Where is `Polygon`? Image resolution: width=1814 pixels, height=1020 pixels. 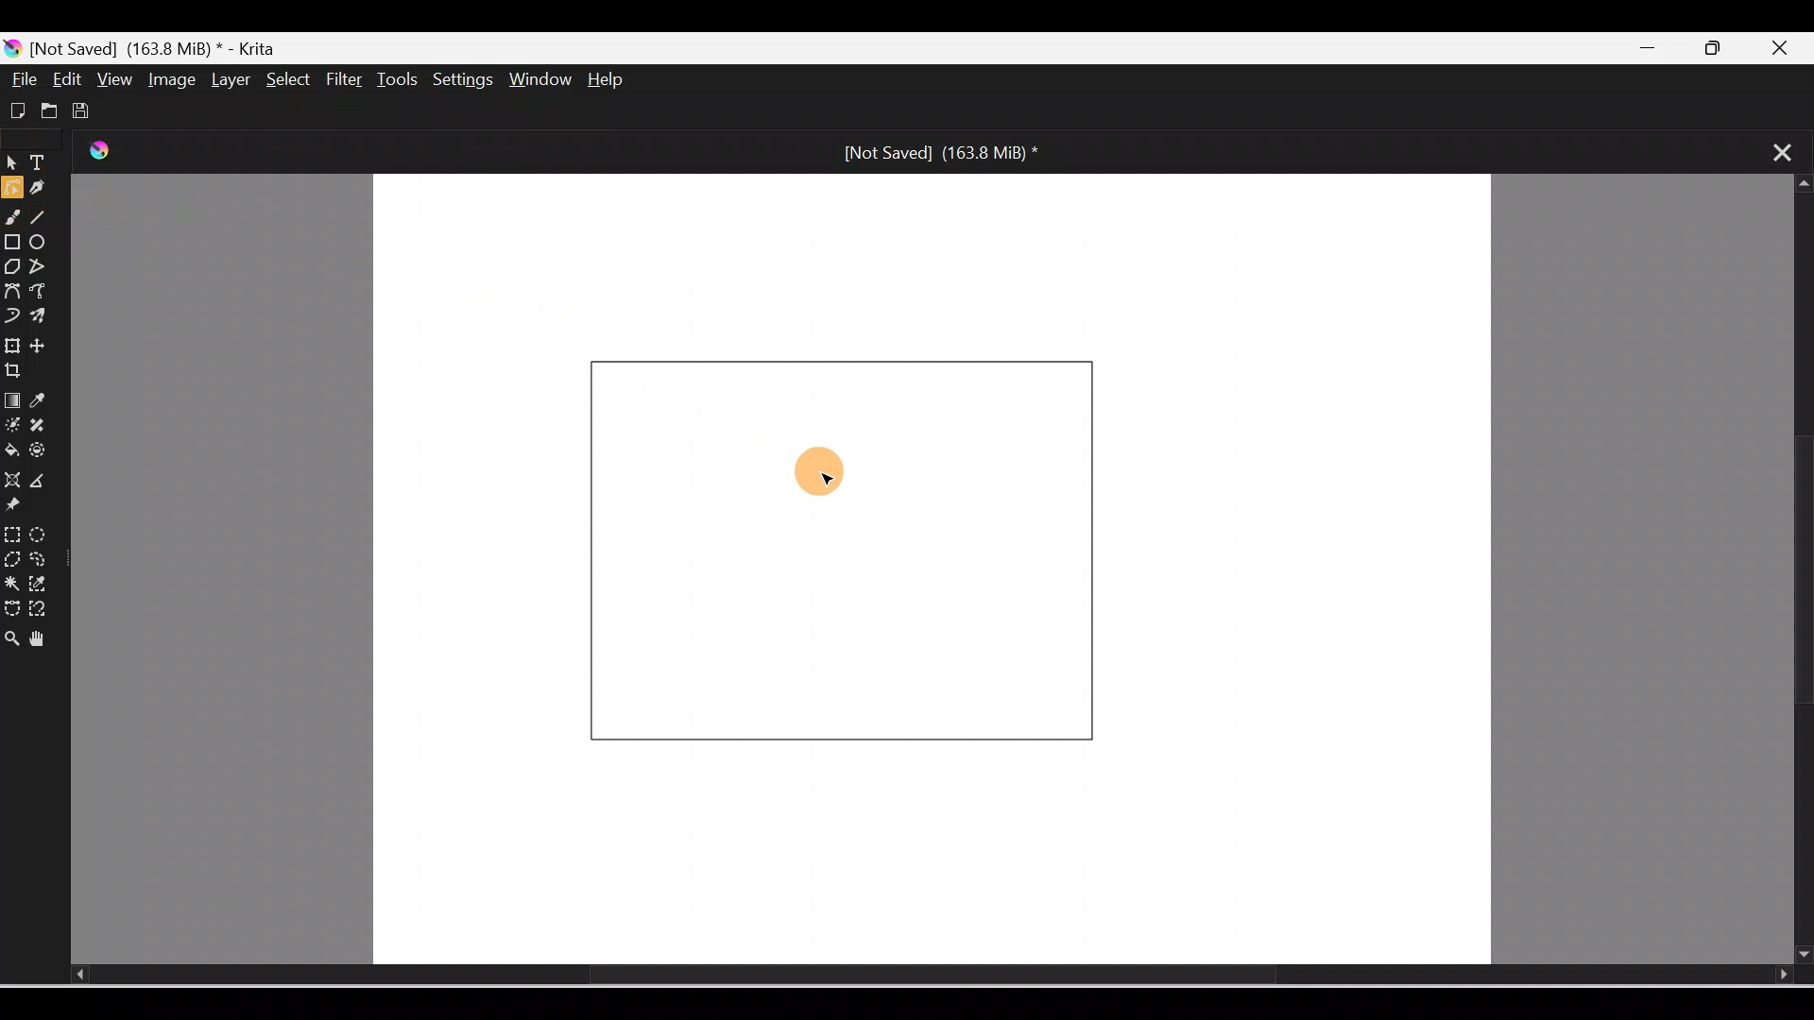 Polygon is located at coordinates (11, 266).